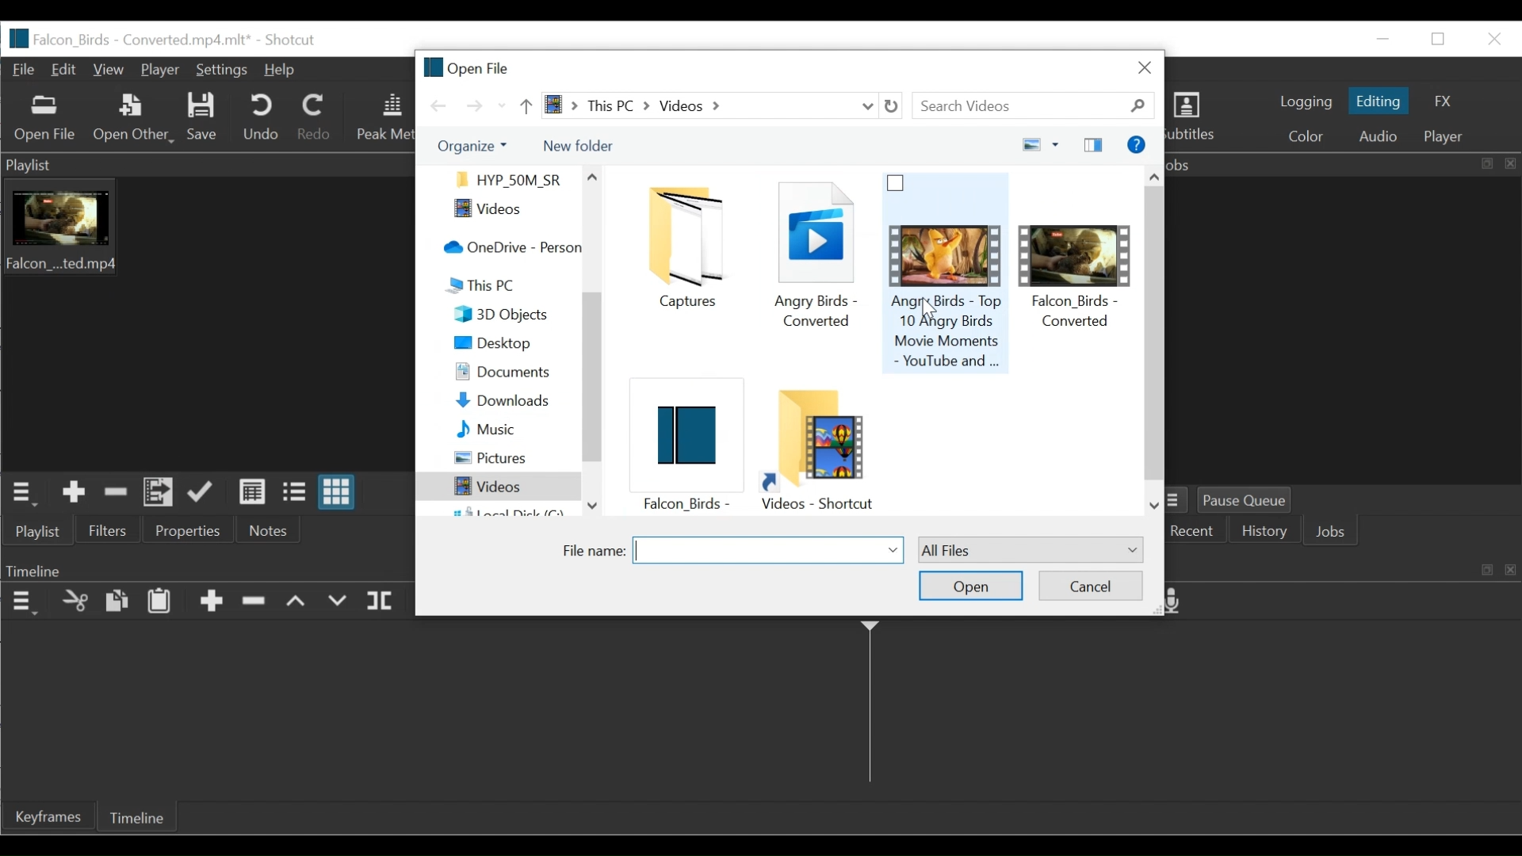 The width and height of the screenshot is (1522, 856). Describe the element at coordinates (222, 71) in the screenshot. I see `Settings` at that location.